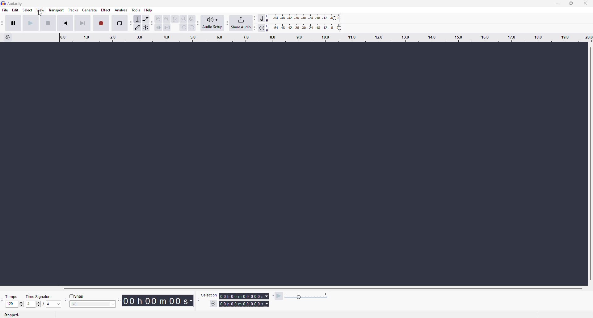 The image size is (593, 318). What do you see at coordinates (82, 23) in the screenshot?
I see `skip to end` at bounding box center [82, 23].